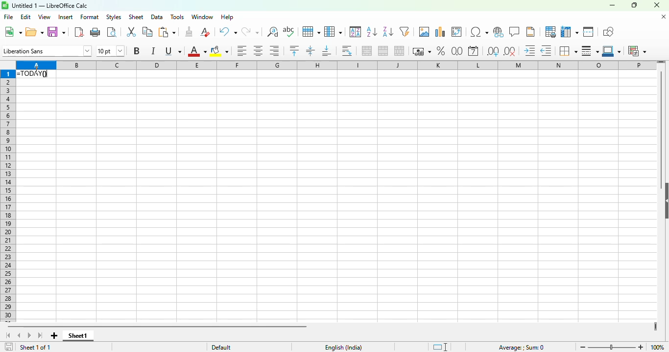 The image size is (669, 352). I want to click on insert, so click(66, 17).